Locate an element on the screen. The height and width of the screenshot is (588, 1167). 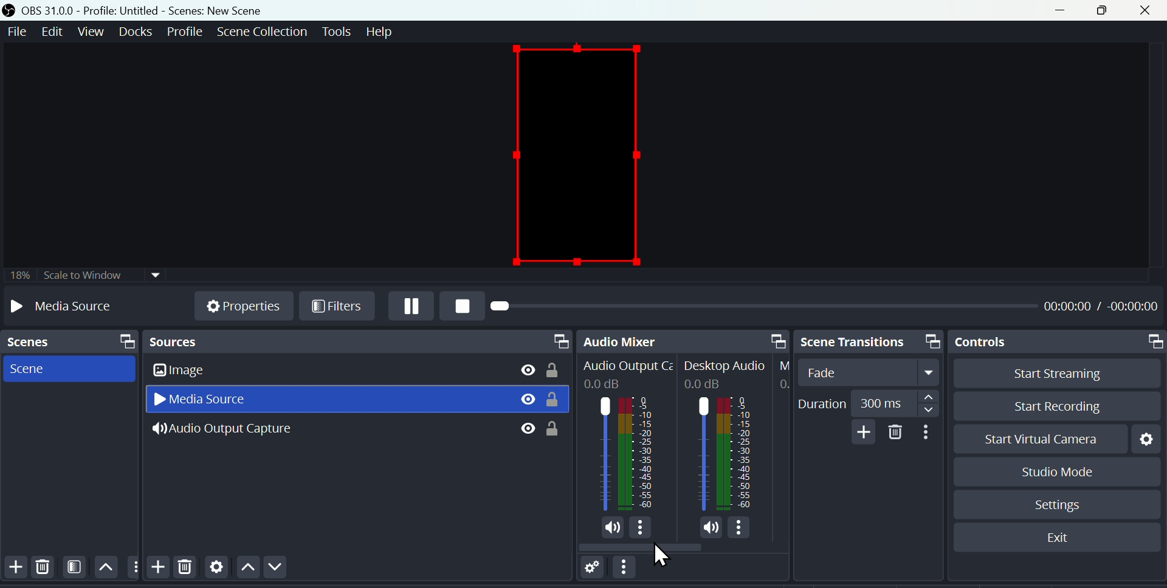
Move up is located at coordinates (106, 568).